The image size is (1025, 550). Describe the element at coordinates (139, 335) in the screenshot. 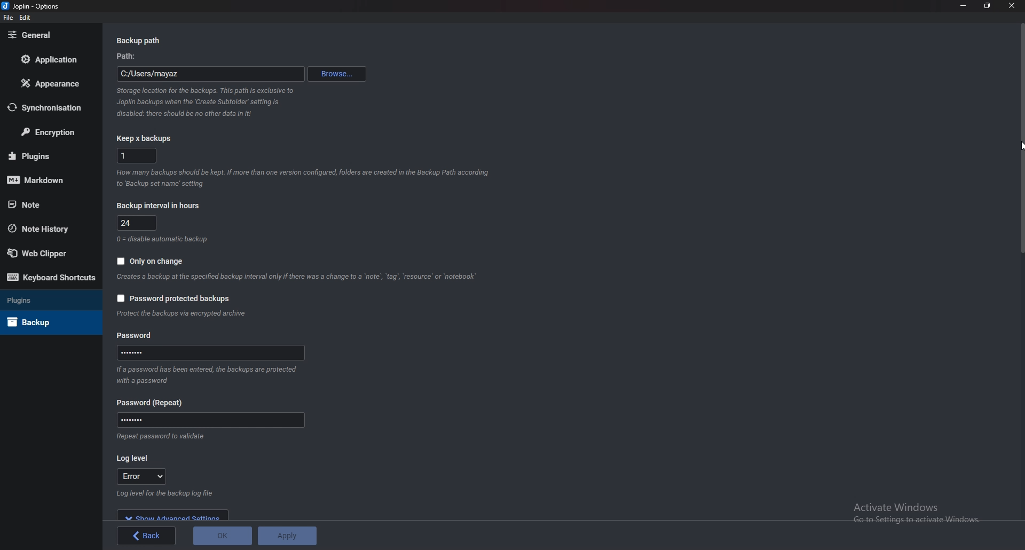

I see `Password` at that location.